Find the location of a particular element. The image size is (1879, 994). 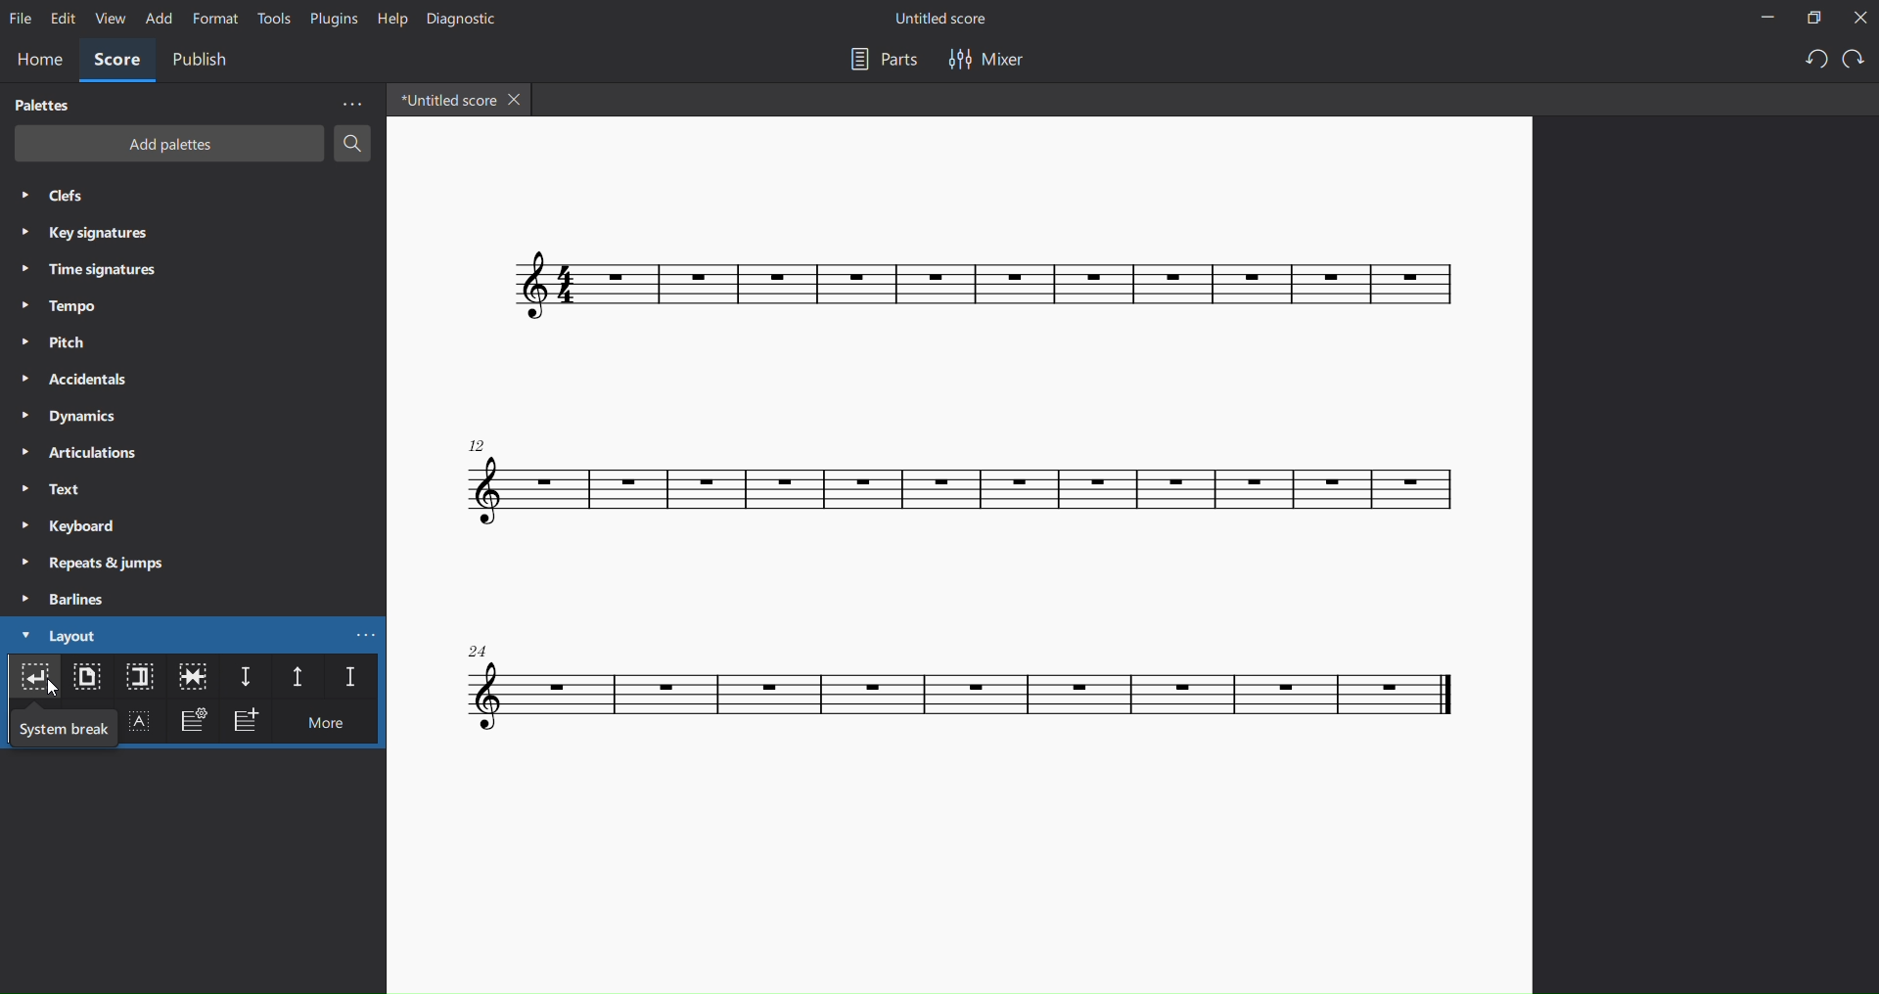

add is located at coordinates (158, 20).